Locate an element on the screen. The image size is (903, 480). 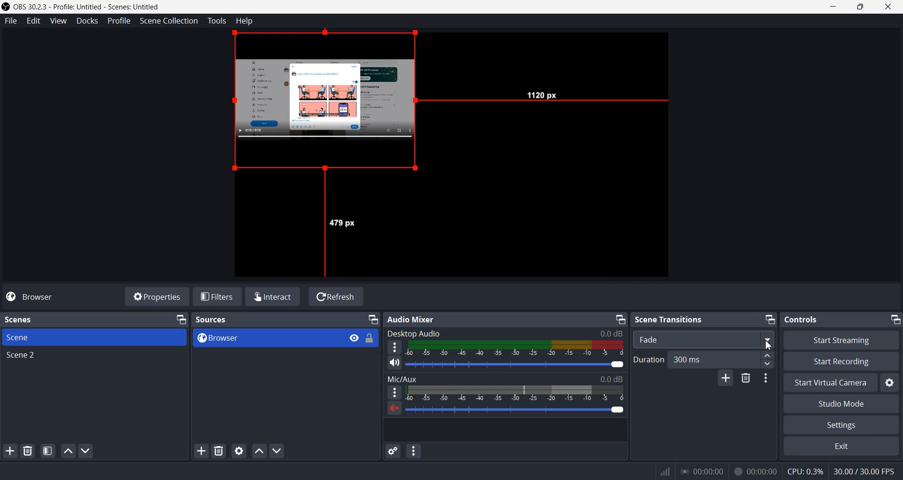
 is located at coordinates (542, 94).